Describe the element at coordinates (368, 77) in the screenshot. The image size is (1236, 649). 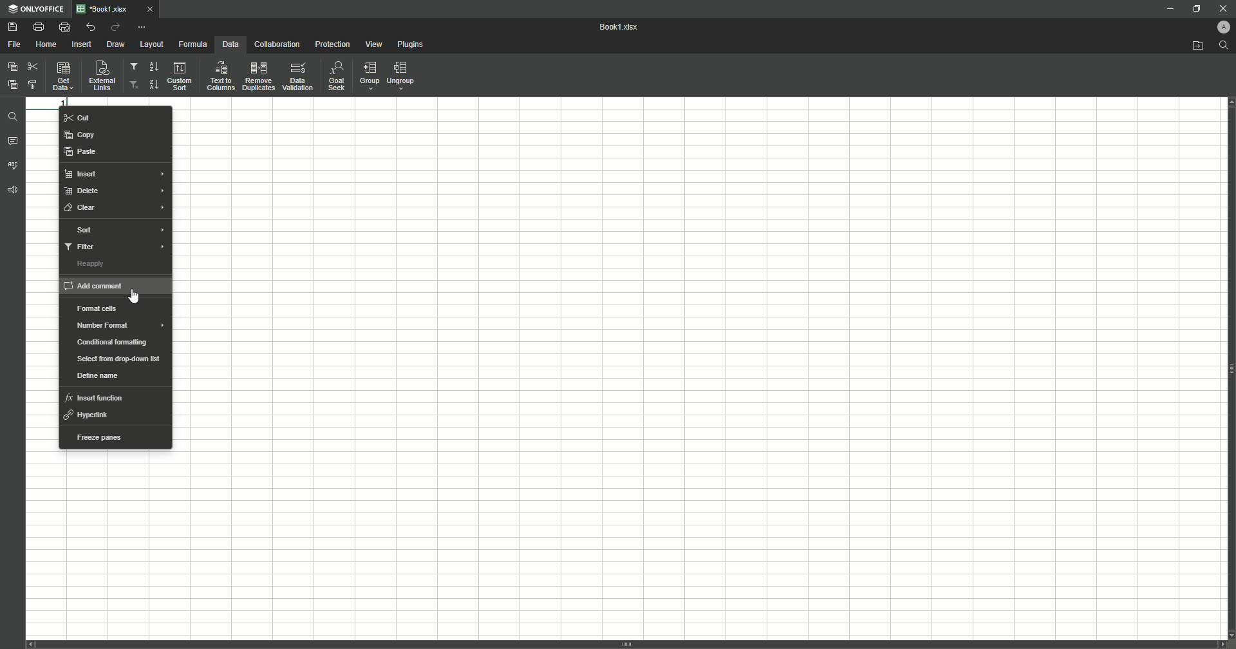
I see `Group` at that location.